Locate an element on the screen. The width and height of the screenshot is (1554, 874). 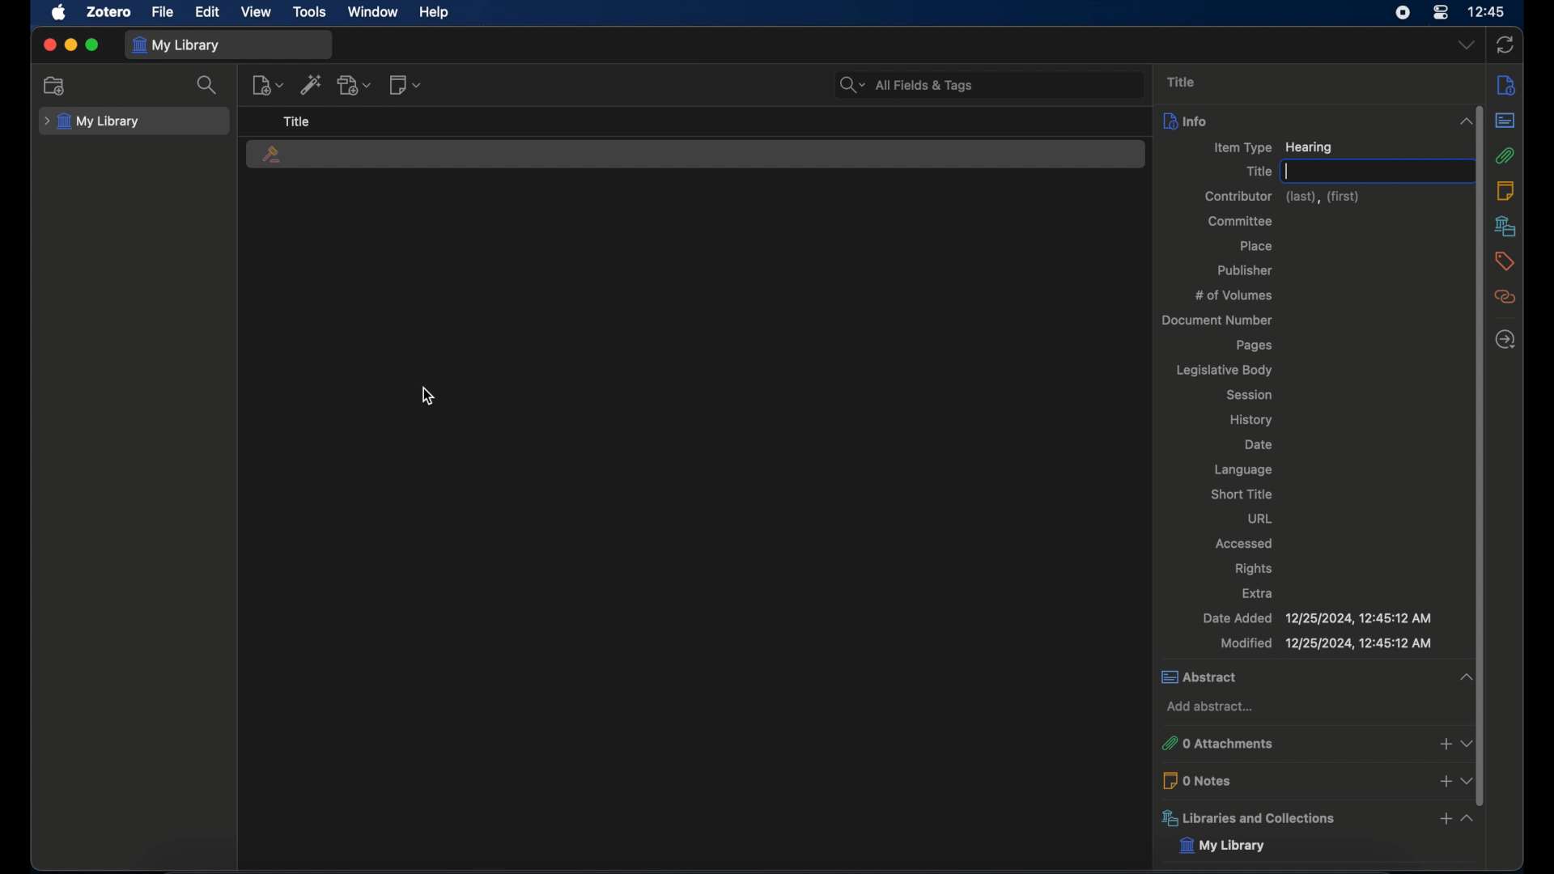
hearing is located at coordinates (271, 155).